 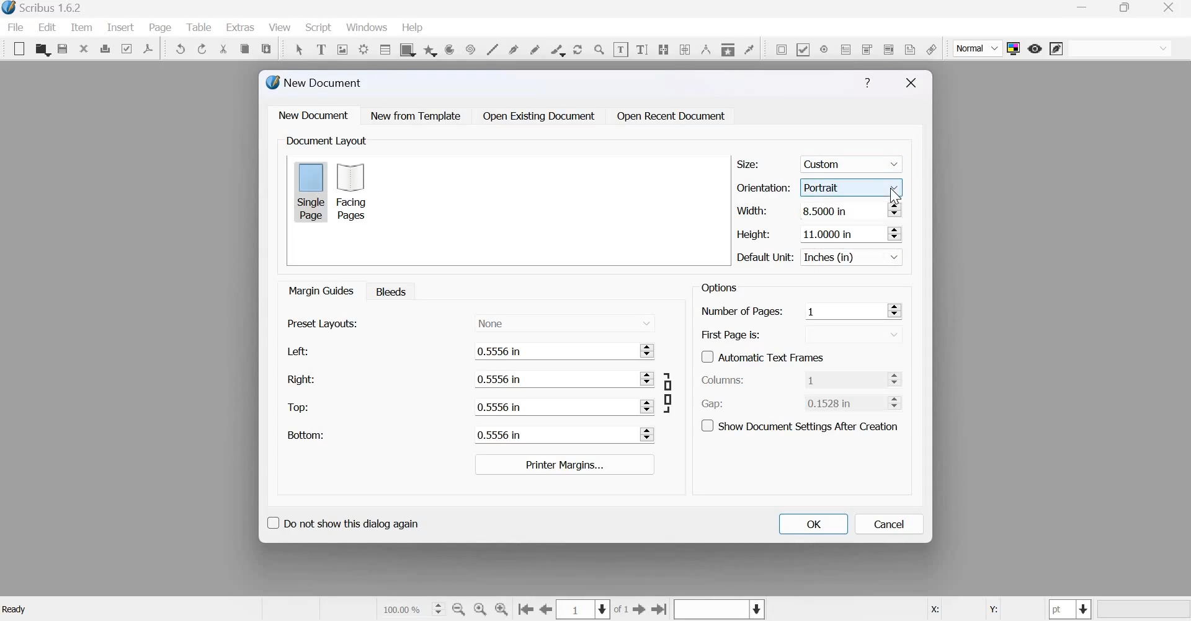 What do you see at coordinates (846, 48) in the screenshot?
I see `PDF text field` at bounding box center [846, 48].